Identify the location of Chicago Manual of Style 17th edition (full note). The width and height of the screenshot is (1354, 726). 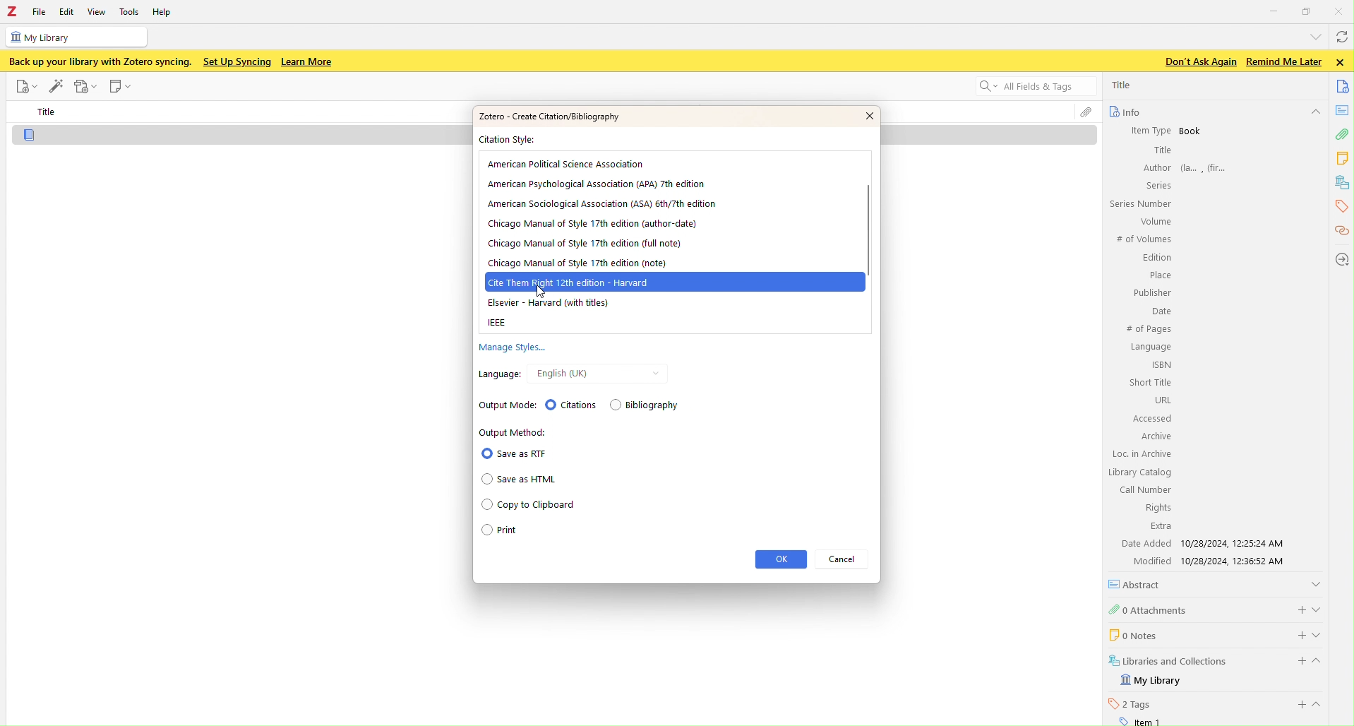
(586, 245).